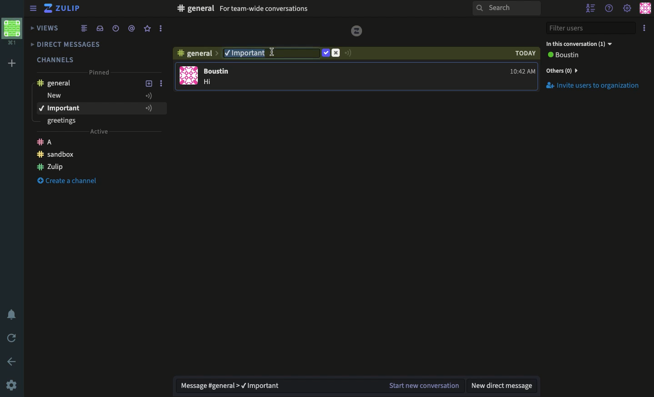 The height and width of the screenshot is (397, 654). Describe the element at coordinates (644, 28) in the screenshot. I see `Option ` at that location.